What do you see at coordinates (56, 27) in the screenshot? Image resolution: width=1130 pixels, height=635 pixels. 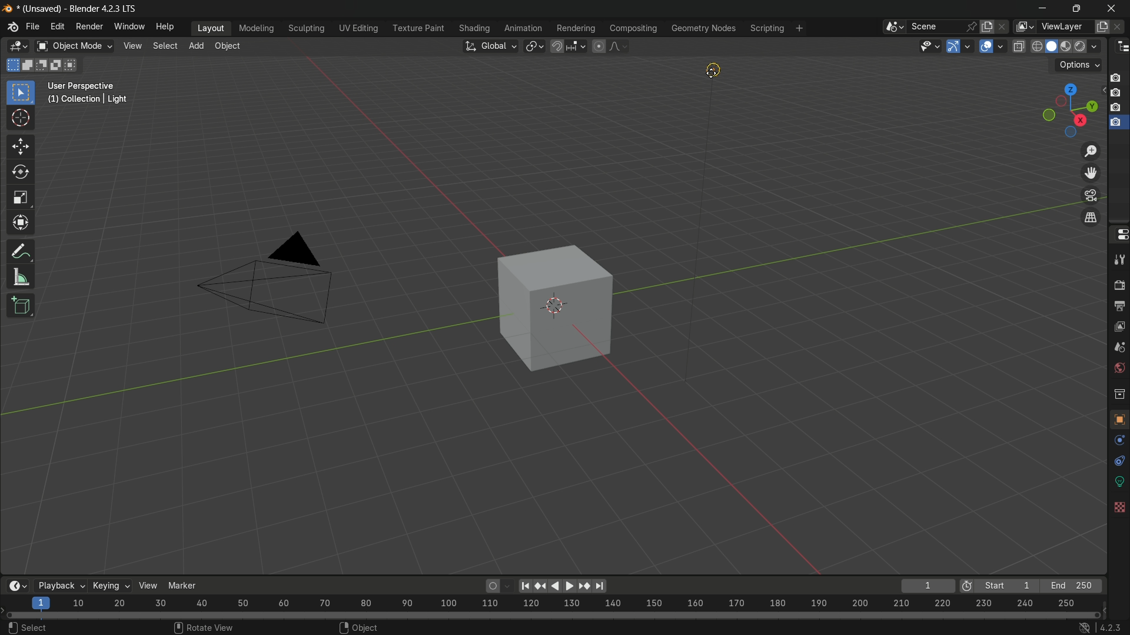 I see `edit menu` at bounding box center [56, 27].